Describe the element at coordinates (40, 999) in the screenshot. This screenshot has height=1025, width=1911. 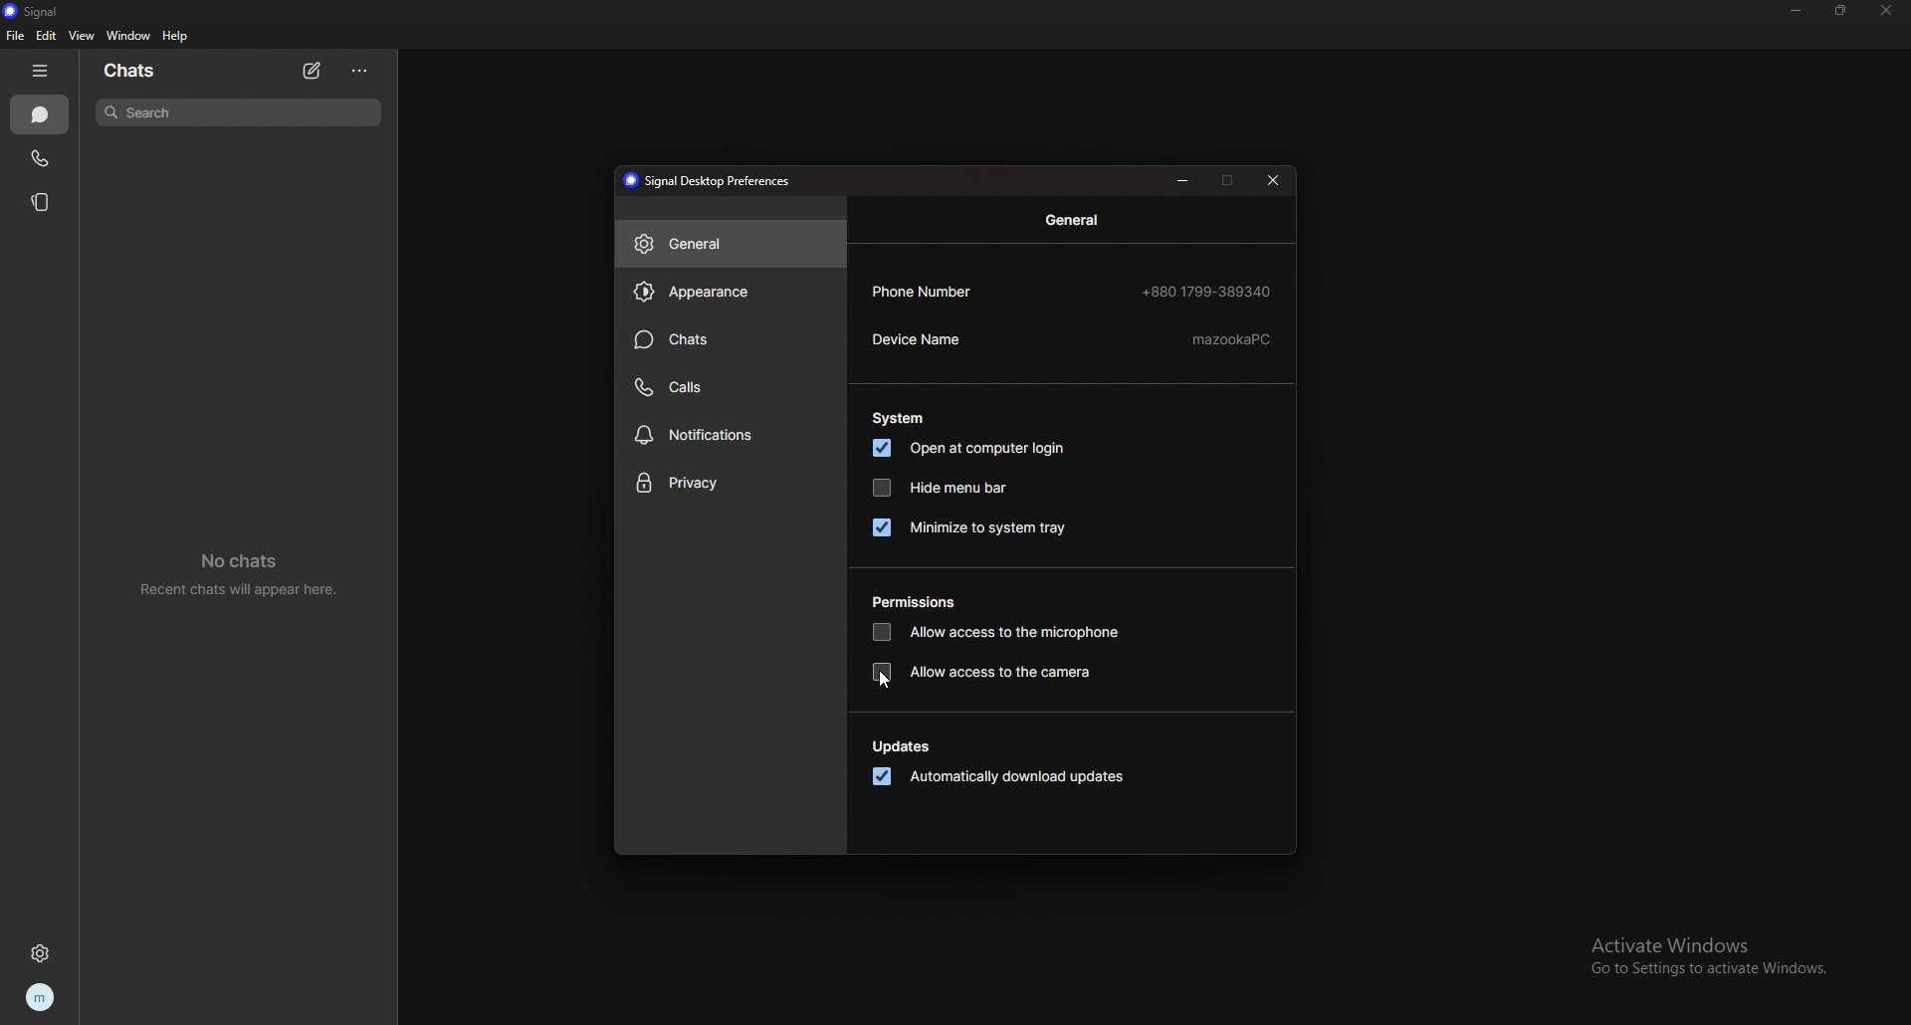
I see `profile` at that location.